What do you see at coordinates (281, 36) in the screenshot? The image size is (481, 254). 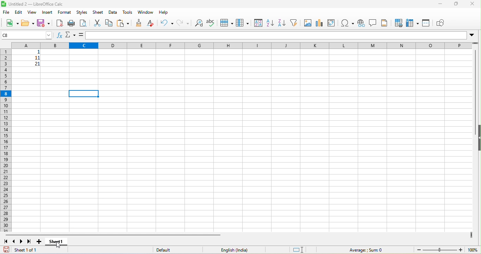 I see `formula bar` at bounding box center [281, 36].